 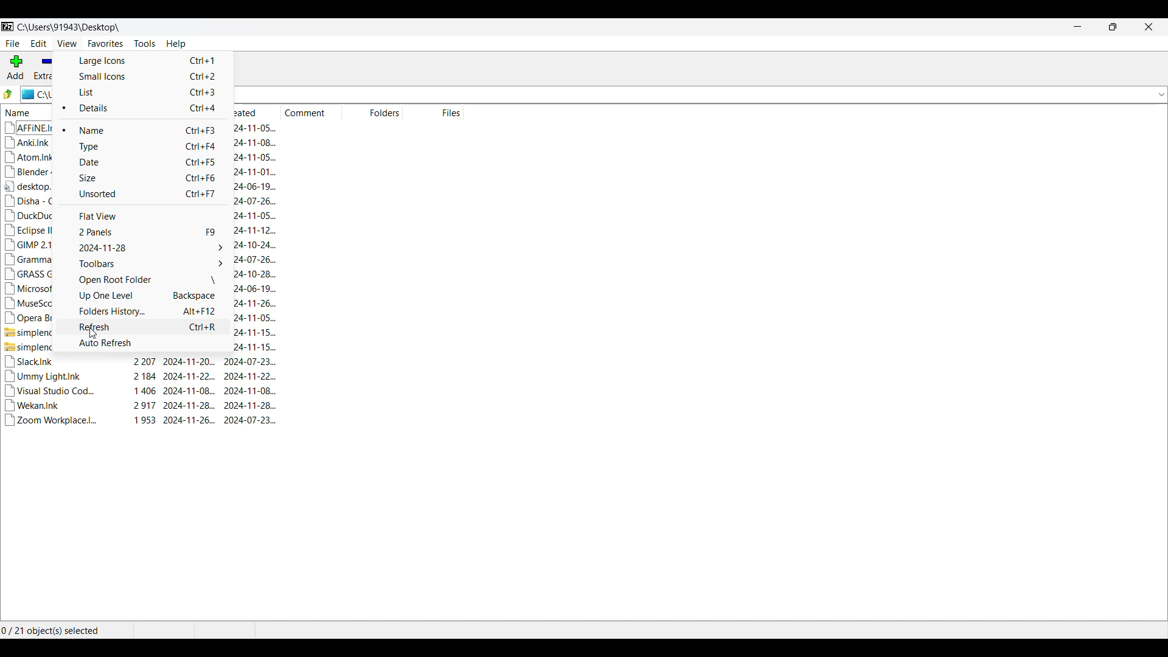 I want to click on Wekan.Ink 2917 2024-11-28. 2024-11-28.., so click(x=145, y=406).